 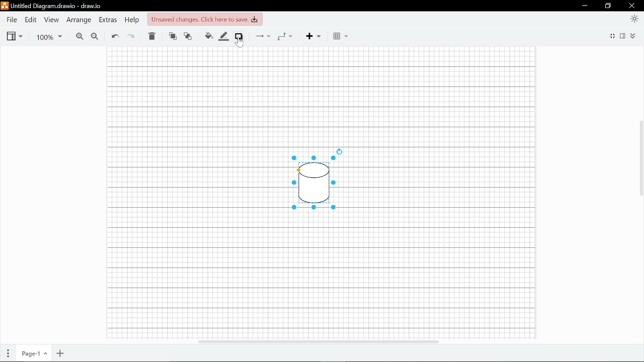 I want to click on View, so click(x=51, y=20).